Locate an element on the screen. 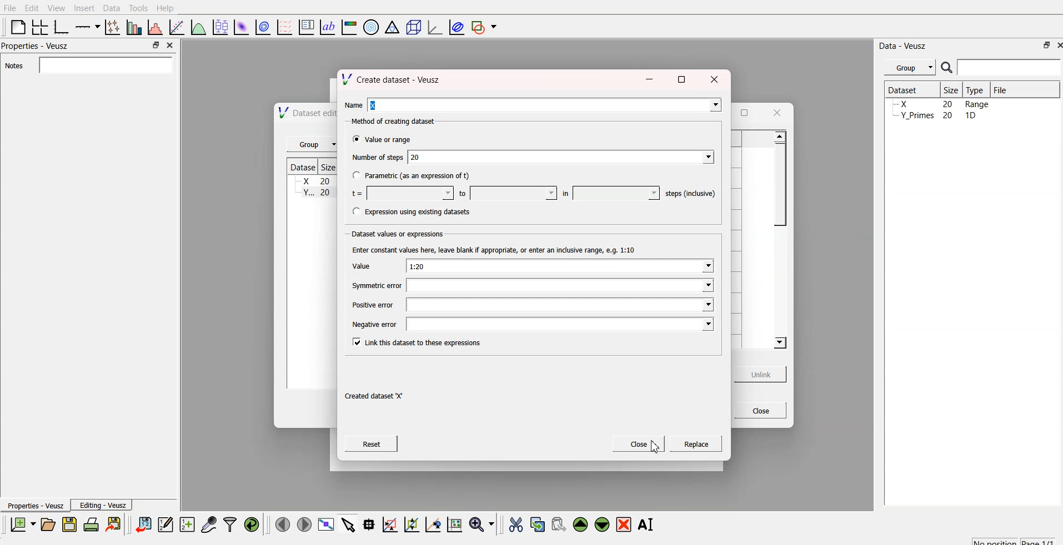 This screenshot has width=1063, height=545. Group is located at coordinates (911, 66).